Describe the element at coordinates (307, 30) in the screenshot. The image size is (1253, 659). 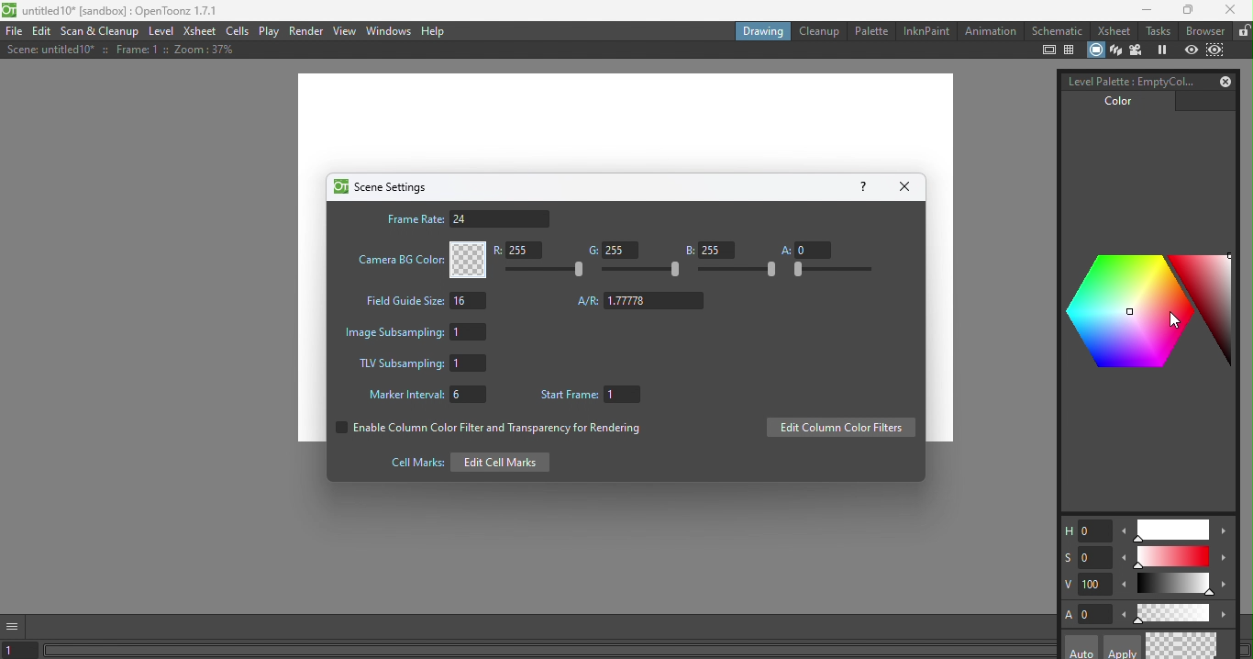
I see `Render` at that location.